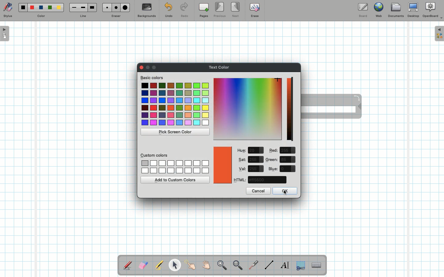 The height and width of the screenshot is (277, 444). Describe the element at coordinates (269, 265) in the screenshot. I see `Line` at that location.